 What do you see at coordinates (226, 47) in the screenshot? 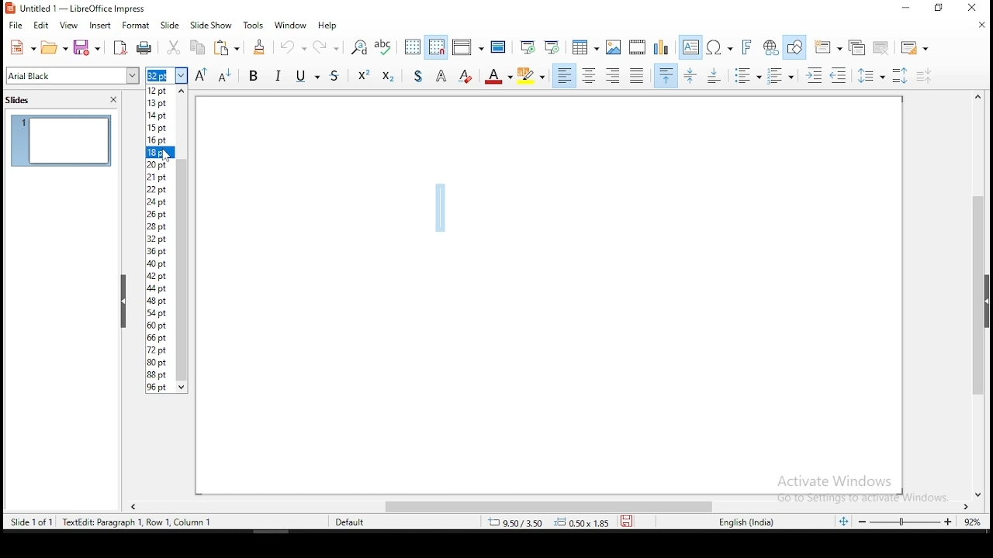
I see `paste` at bounding box center [226, 47].